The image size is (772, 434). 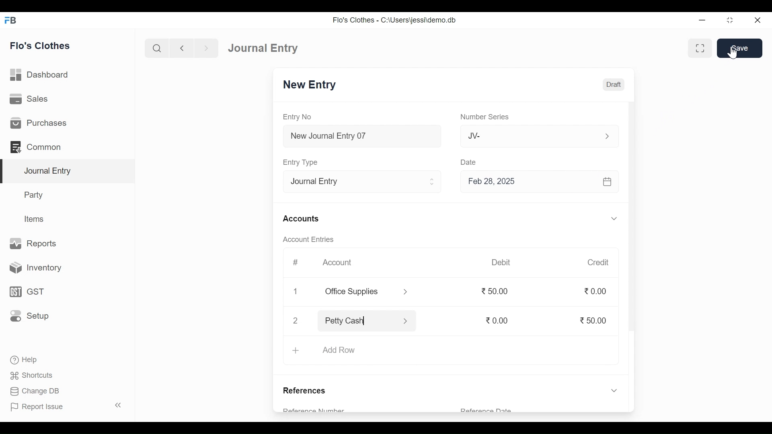 I want to click on Journal Entry, so click(x=69, y=172).